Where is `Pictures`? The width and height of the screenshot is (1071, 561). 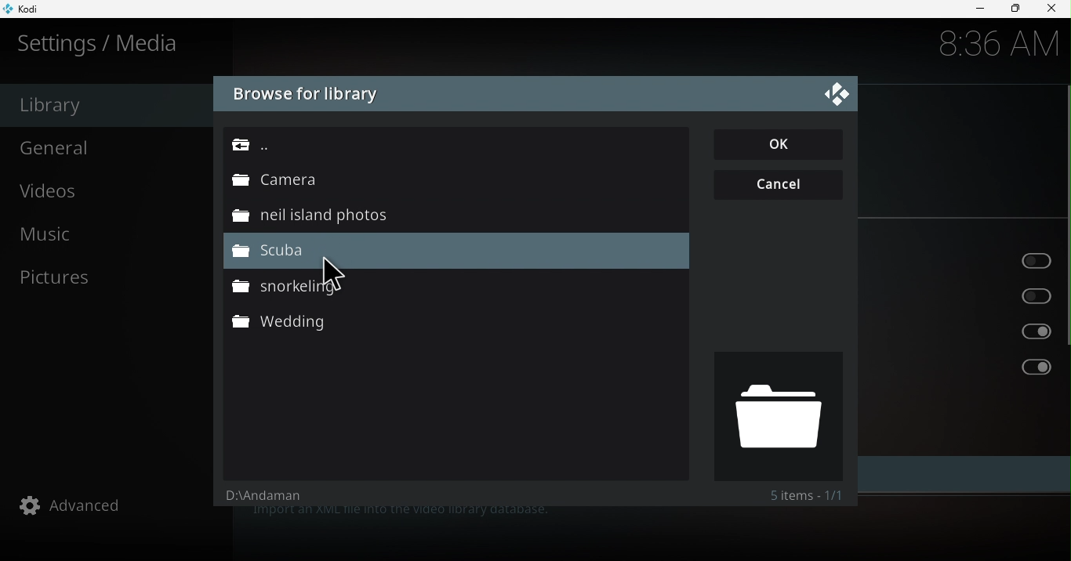
Pictures is located at coordinates (114, 277).